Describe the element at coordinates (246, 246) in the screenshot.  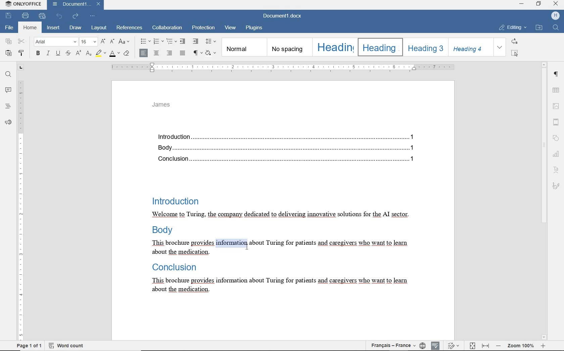
I see `CURSOR AFTER DRAG` at that location.